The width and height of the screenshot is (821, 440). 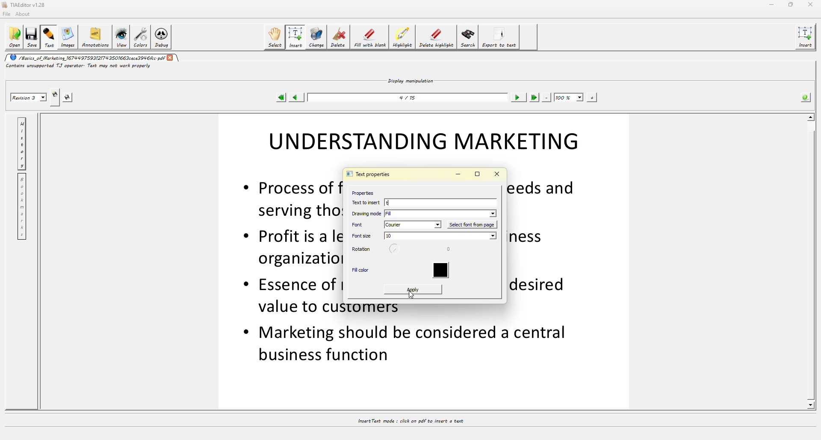 What do you see at coordinates (402, 37) in the screenshot?
I see `highlight` at bounding box center [402, 37].